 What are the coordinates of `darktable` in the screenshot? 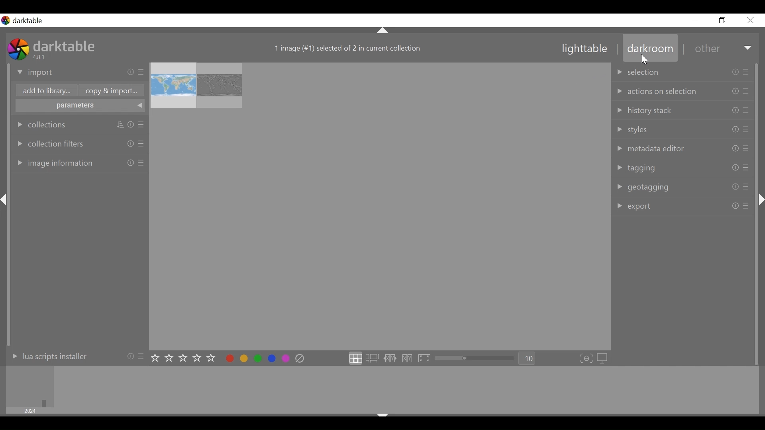 It's located at (67, 45).